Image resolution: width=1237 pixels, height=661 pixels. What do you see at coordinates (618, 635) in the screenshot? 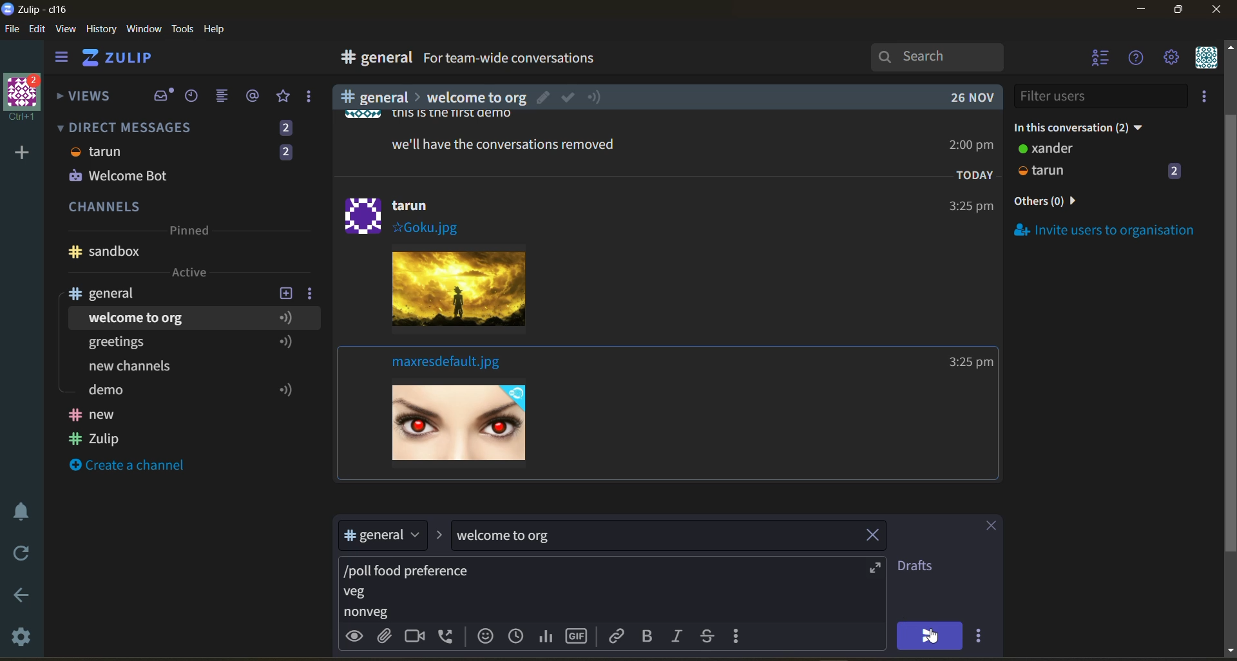
I see `link` at bounding box center [618, 635].